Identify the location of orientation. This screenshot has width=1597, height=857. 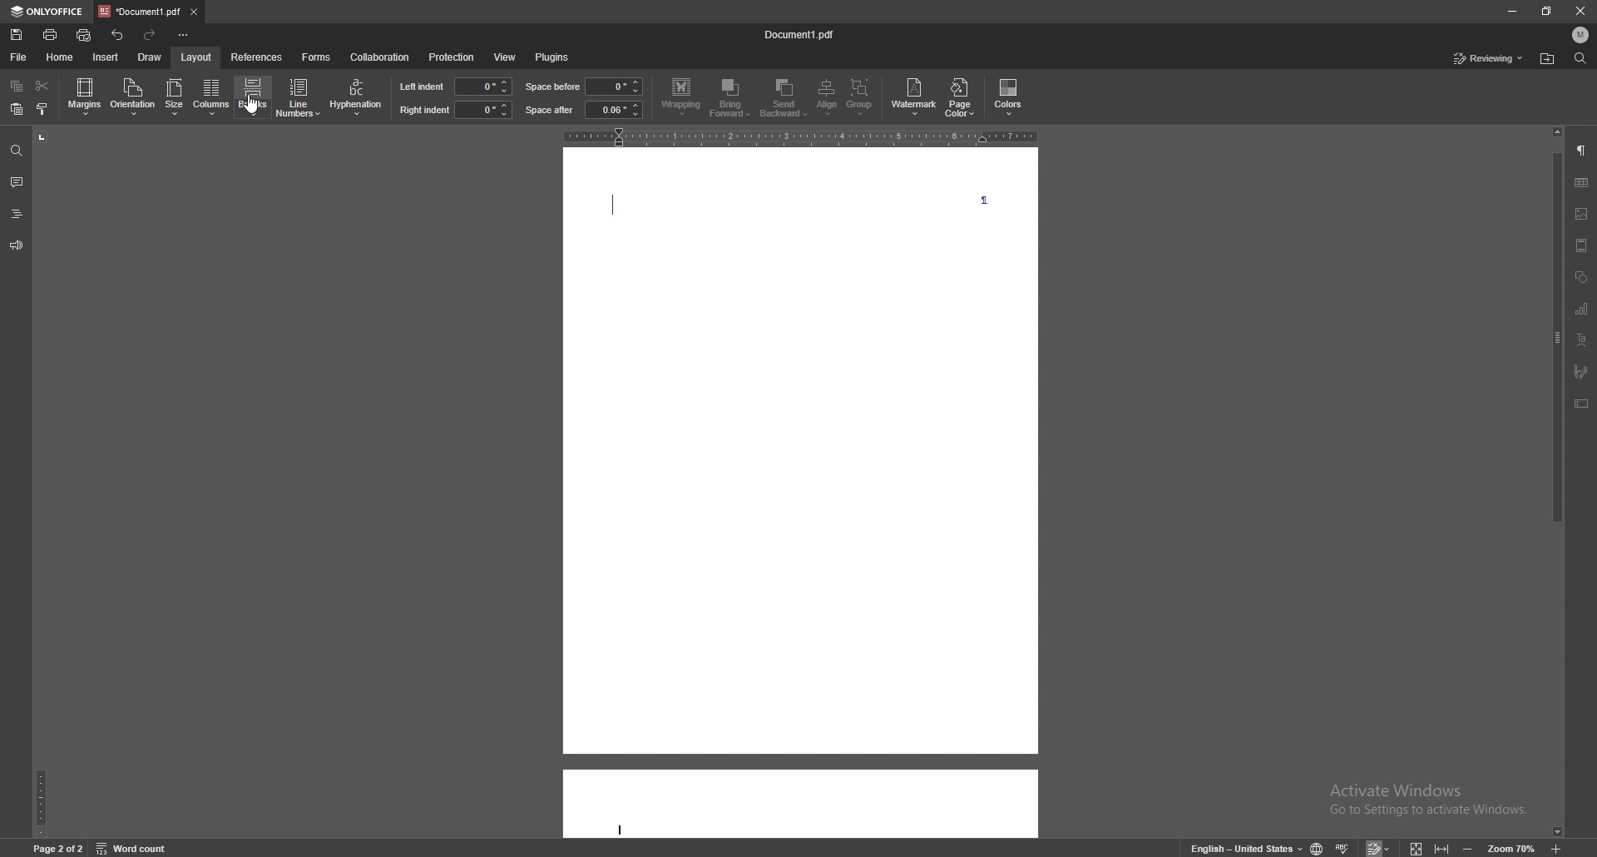
(134, 96).